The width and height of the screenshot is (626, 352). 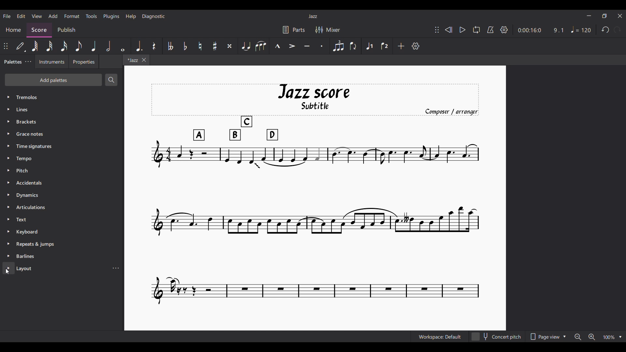 I want to click on Settings, so click(x=504, y=30).